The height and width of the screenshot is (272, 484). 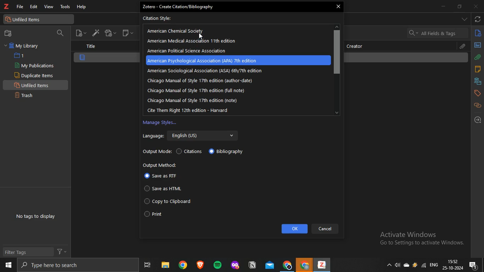 What do you see at coordinates (83, 58) in the screenshot?
I see `item` at bounding box center [83, 58].